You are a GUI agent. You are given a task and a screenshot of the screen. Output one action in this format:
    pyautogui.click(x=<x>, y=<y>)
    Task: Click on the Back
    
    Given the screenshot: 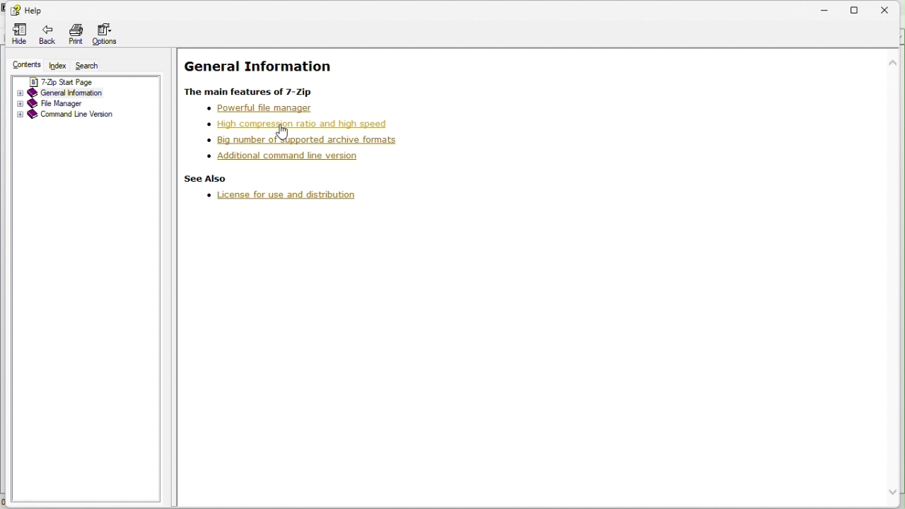 What is the action you would take?
    pyautogui.click(x=45, y=35)
    